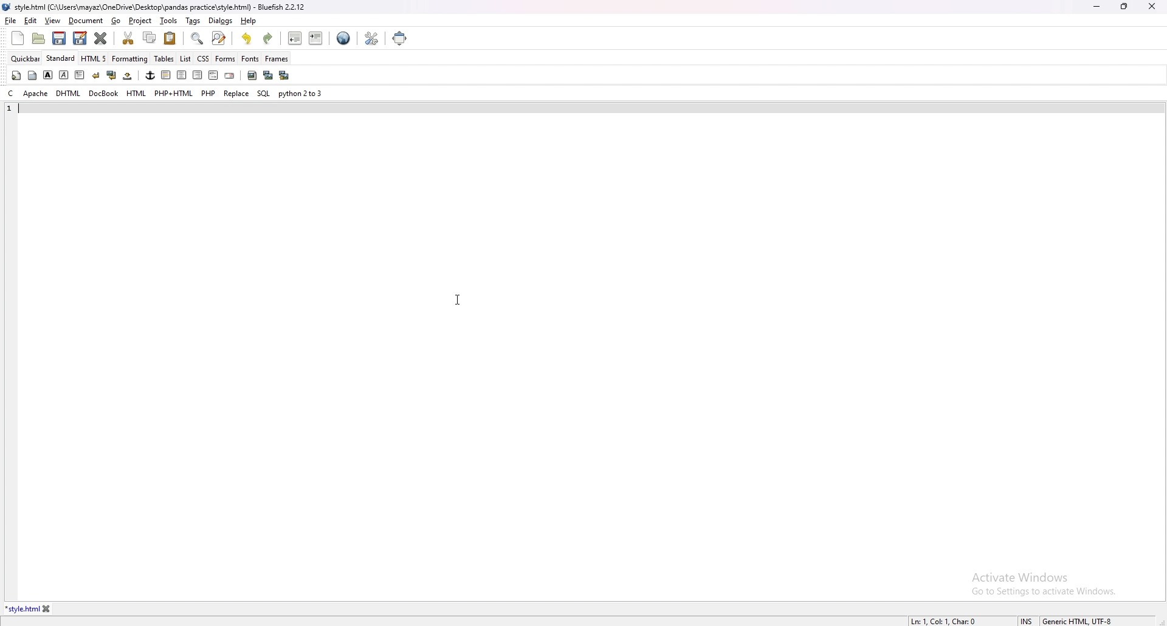  Describe the element at coordinates (174, 94) in the screenshot. I see `php+html` at that location.